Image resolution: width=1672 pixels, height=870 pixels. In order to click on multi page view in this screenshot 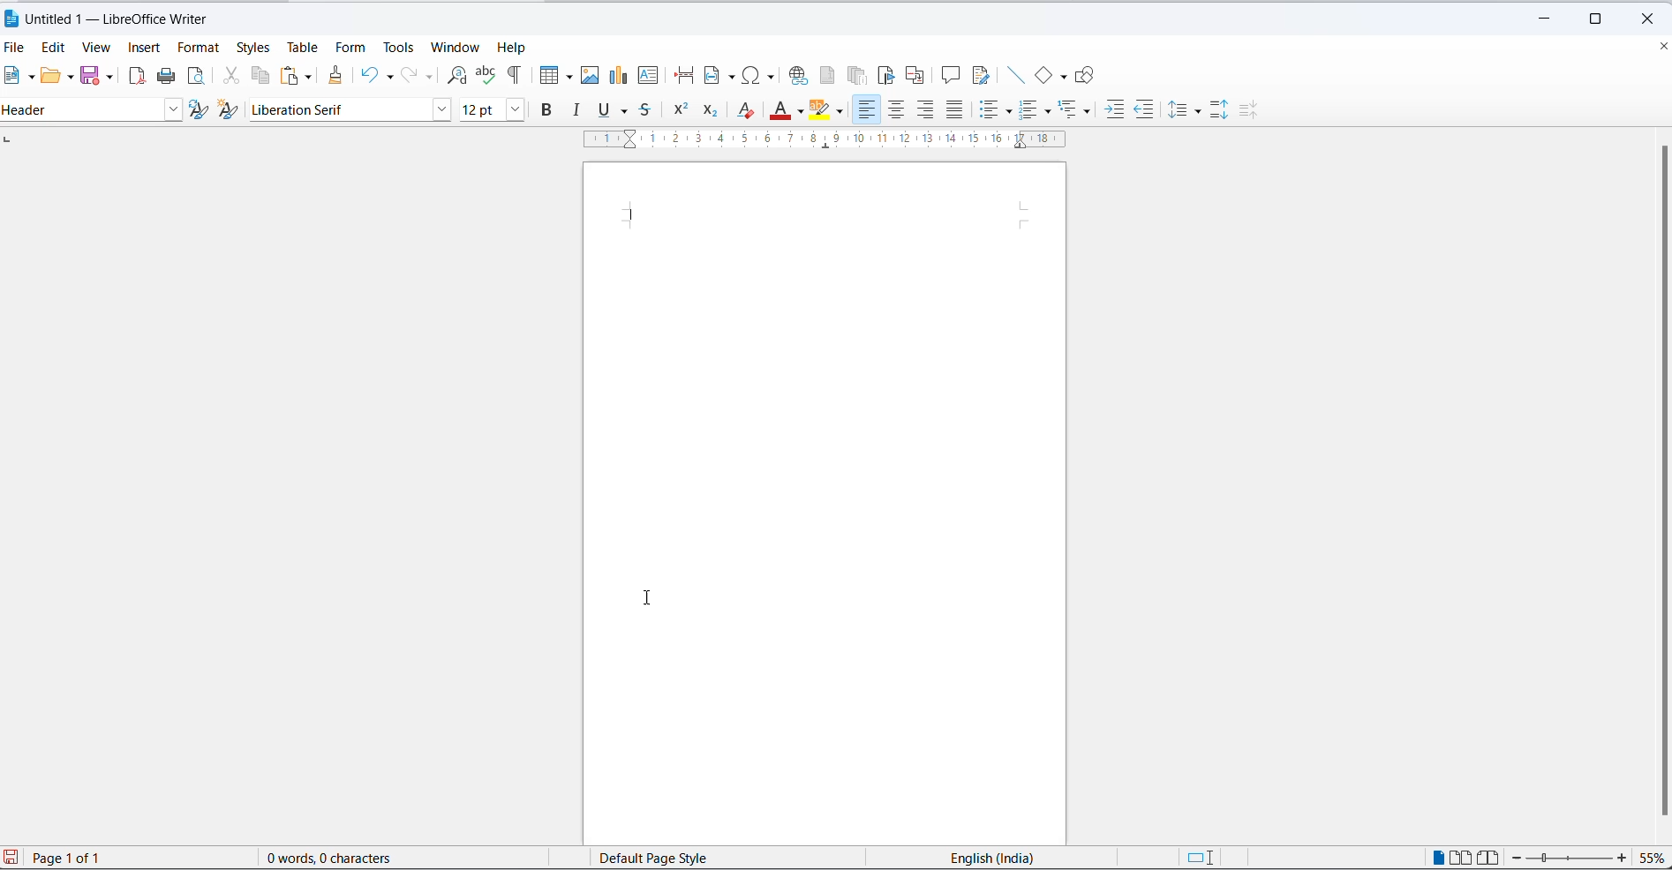, I will do `click(1460, 859)`.